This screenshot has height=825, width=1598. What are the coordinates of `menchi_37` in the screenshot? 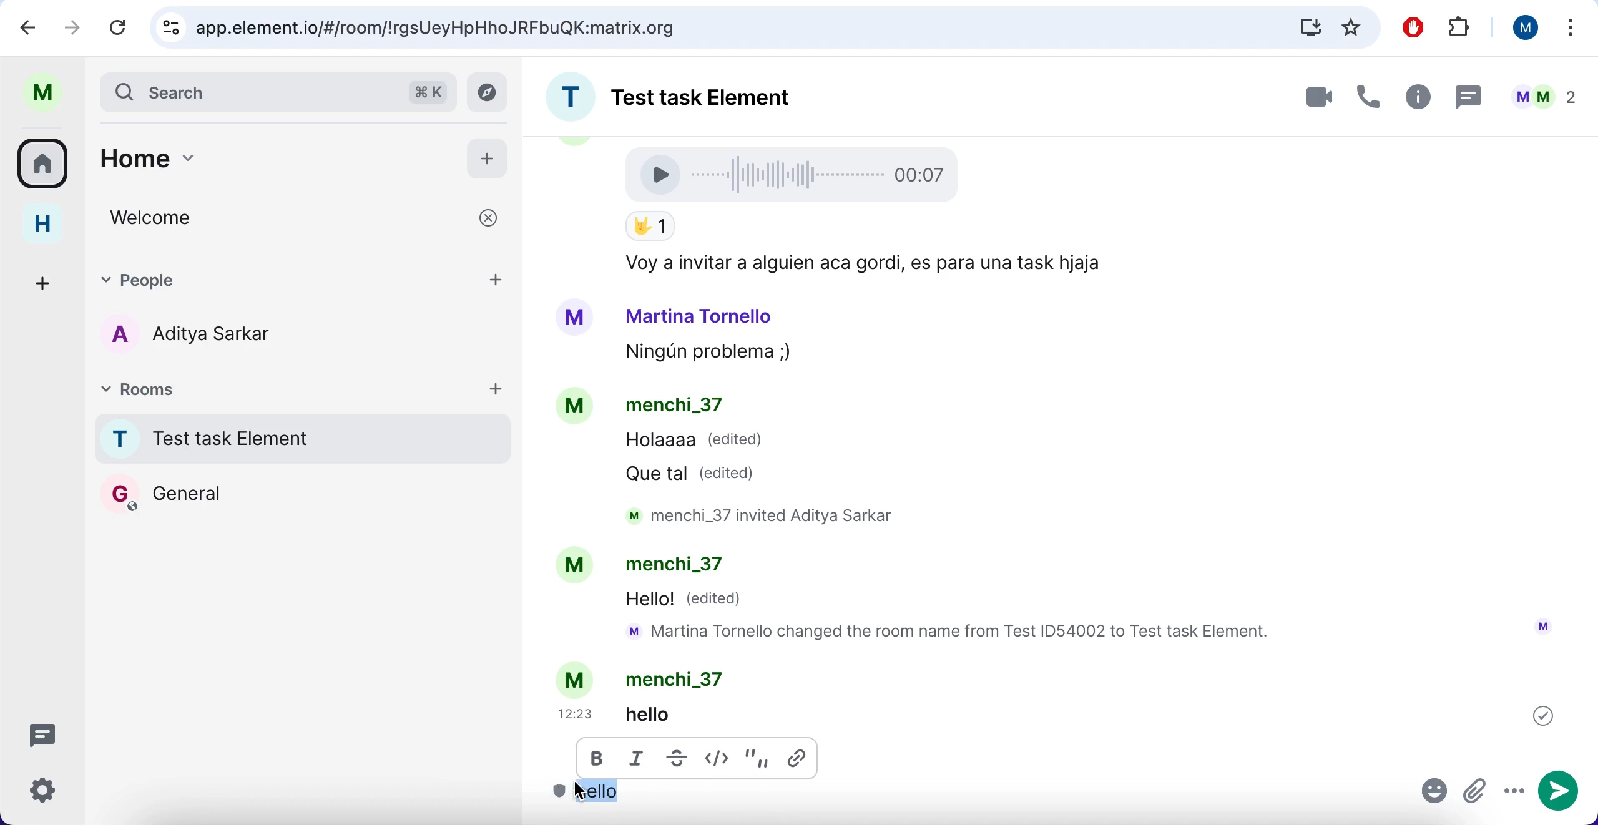 It's located at (674, 407).